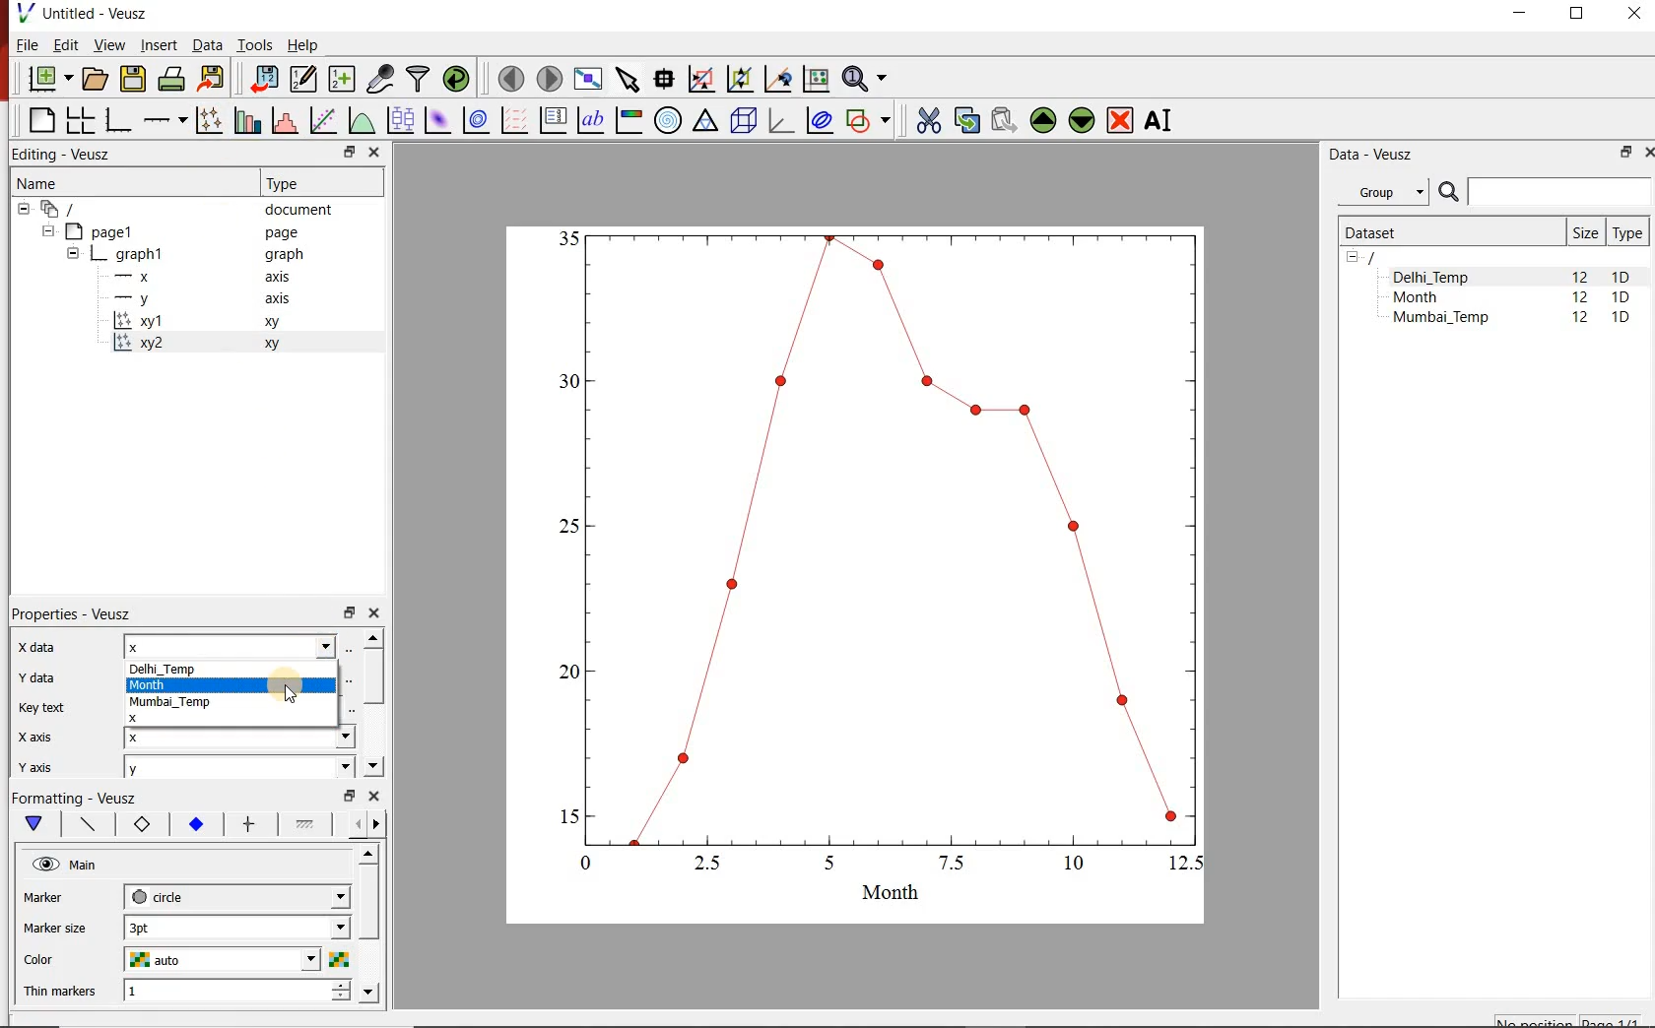 This screenshot has height=1028, width=1655. What do you see at coordinates (964, 120) in the screenshot?
I see `copy the selected widget` at bounding box center [964, 120].